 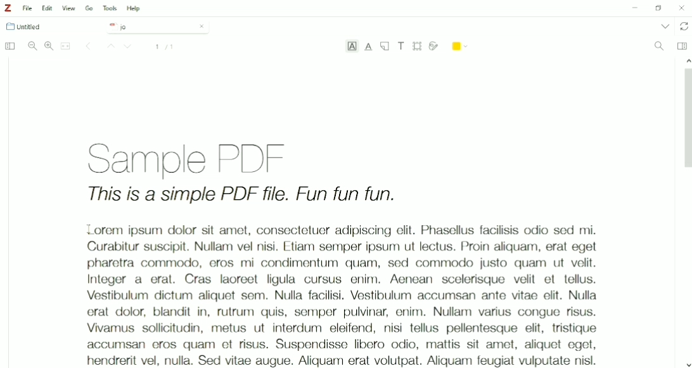 What do you see at coordinates (110, 26) in the screenshot?
I see `pdf logo` at bounding box center [110, 26].